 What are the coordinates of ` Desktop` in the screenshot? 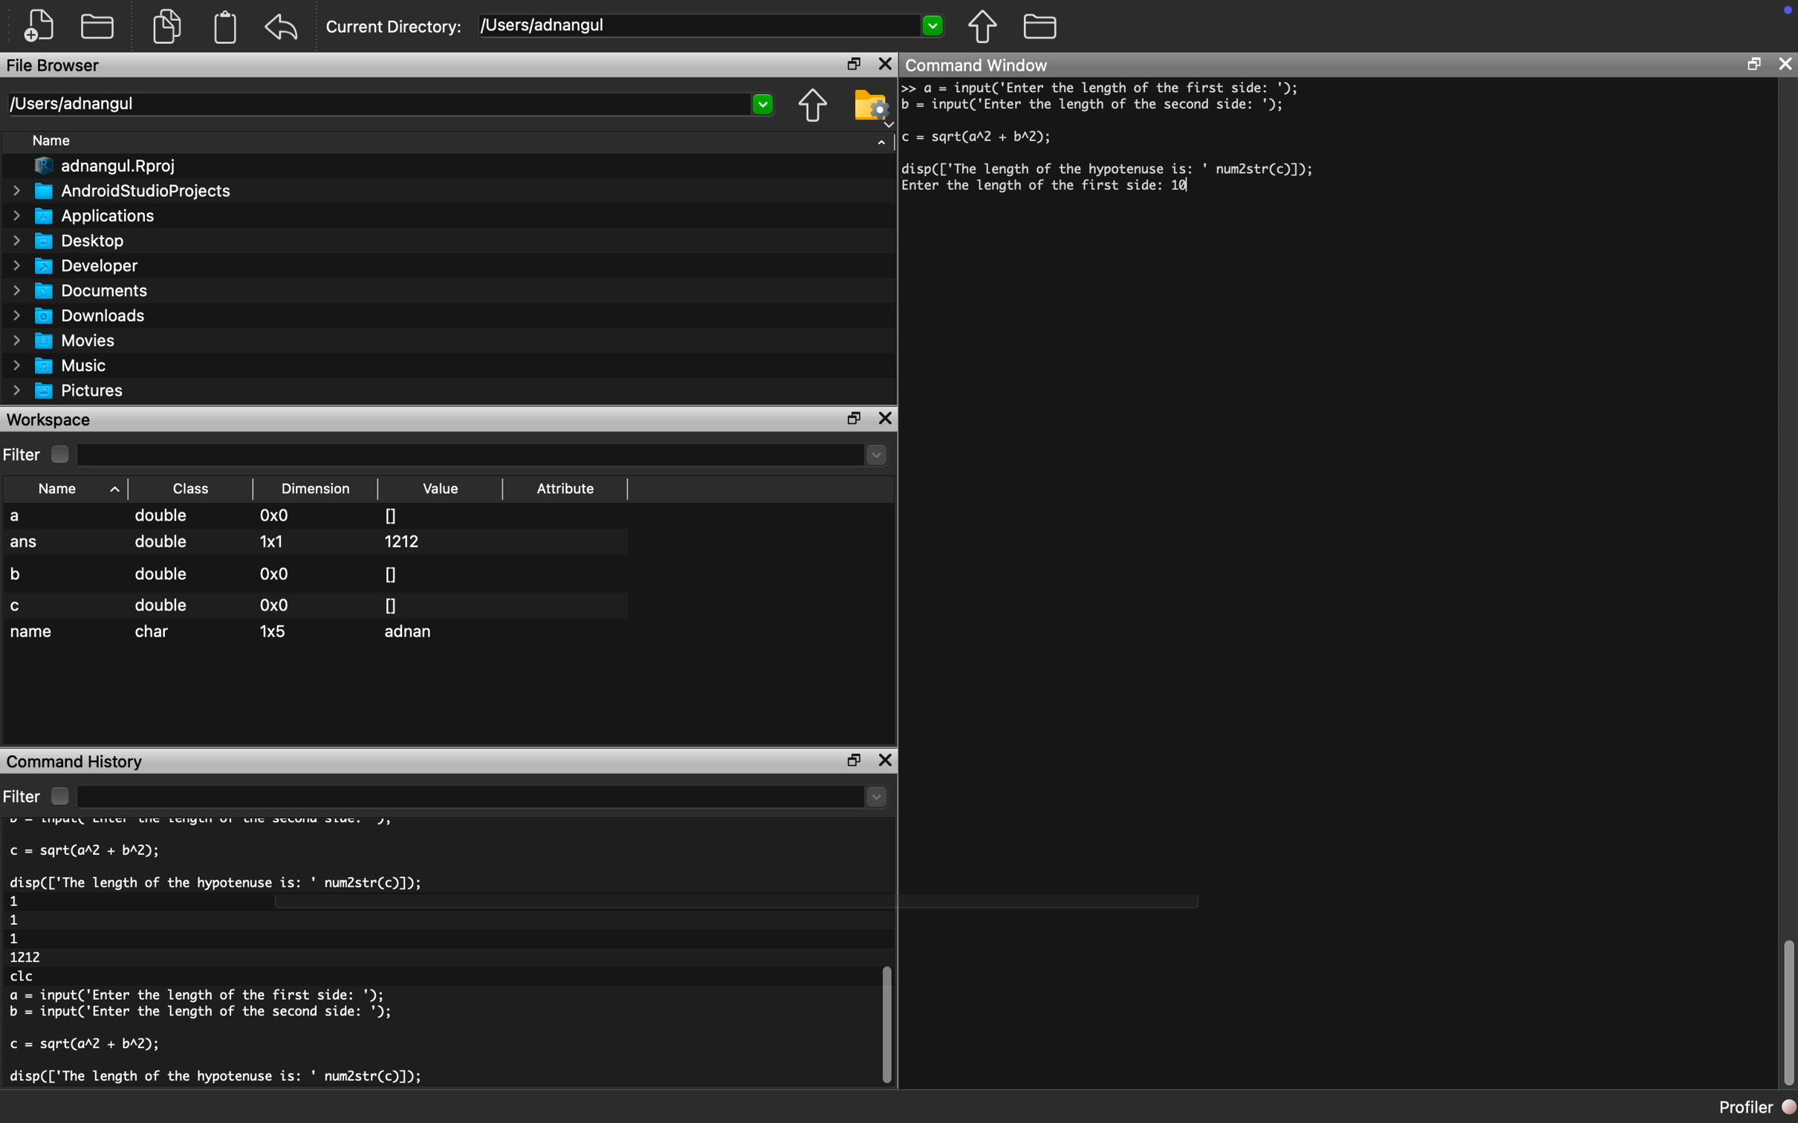 It's located at (77, 239).